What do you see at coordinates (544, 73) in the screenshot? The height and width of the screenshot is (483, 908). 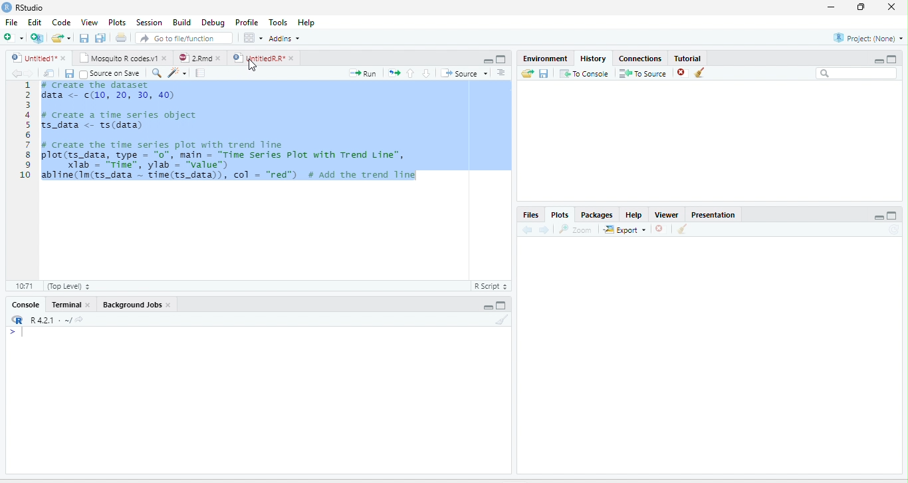 I see `Save history into a file` at bounding box center [544, 73].